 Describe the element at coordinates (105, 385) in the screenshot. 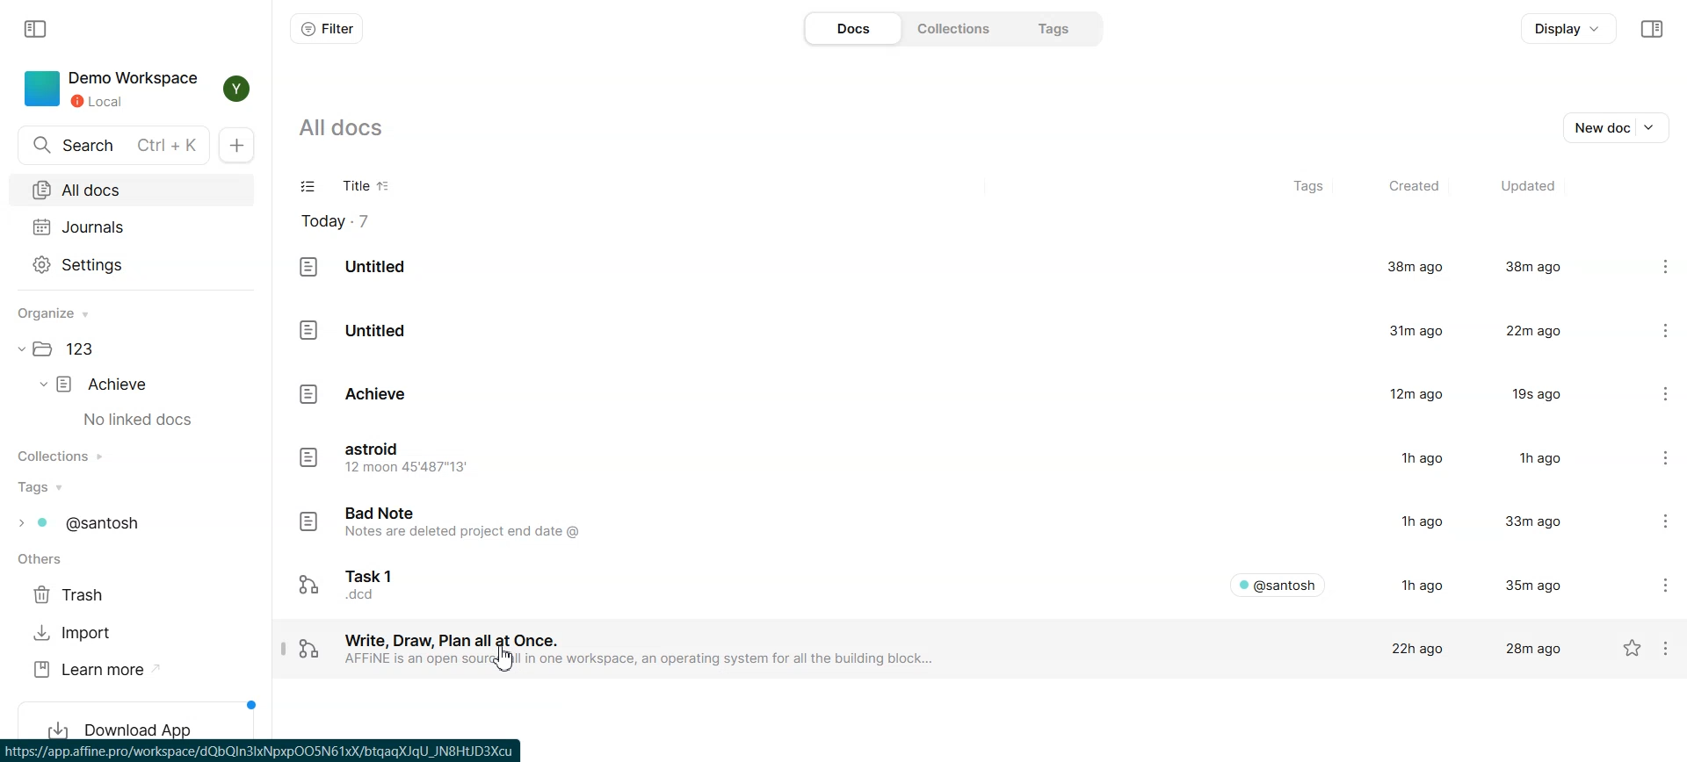

I see `Achieve` at that location.